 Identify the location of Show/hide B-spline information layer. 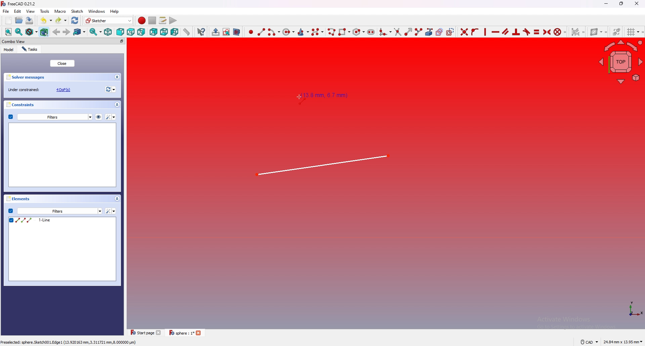
(597, 32).